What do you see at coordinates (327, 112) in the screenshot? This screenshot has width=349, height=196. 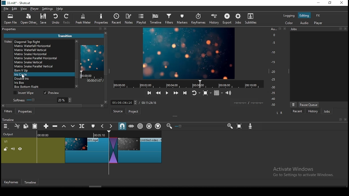 I see `jobs` at bounding box center [327, 112].